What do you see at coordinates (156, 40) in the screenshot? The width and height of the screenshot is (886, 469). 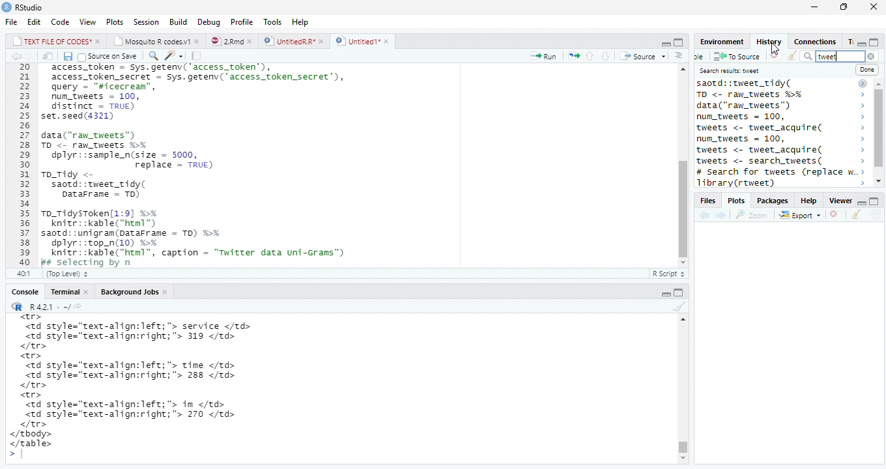 I see `| Mosauito R codes.y!` at bounding box center [156, 40].